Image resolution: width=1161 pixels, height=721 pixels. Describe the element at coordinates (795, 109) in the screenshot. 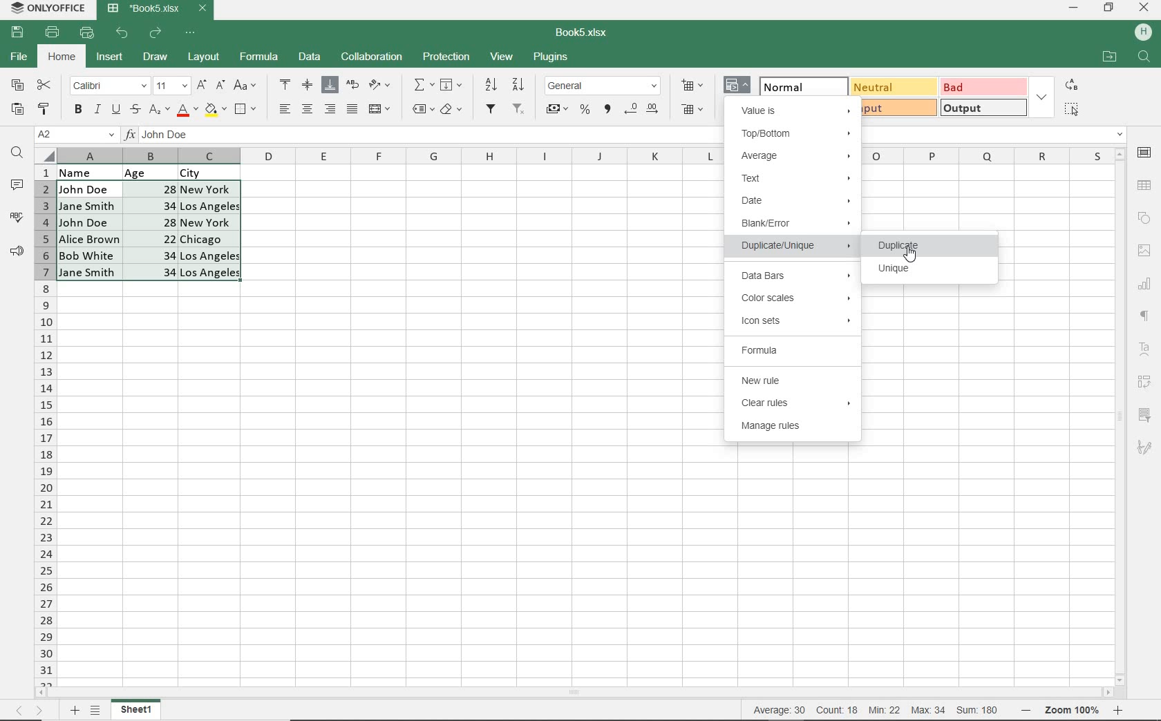

I see `VALUE IS` at that location.